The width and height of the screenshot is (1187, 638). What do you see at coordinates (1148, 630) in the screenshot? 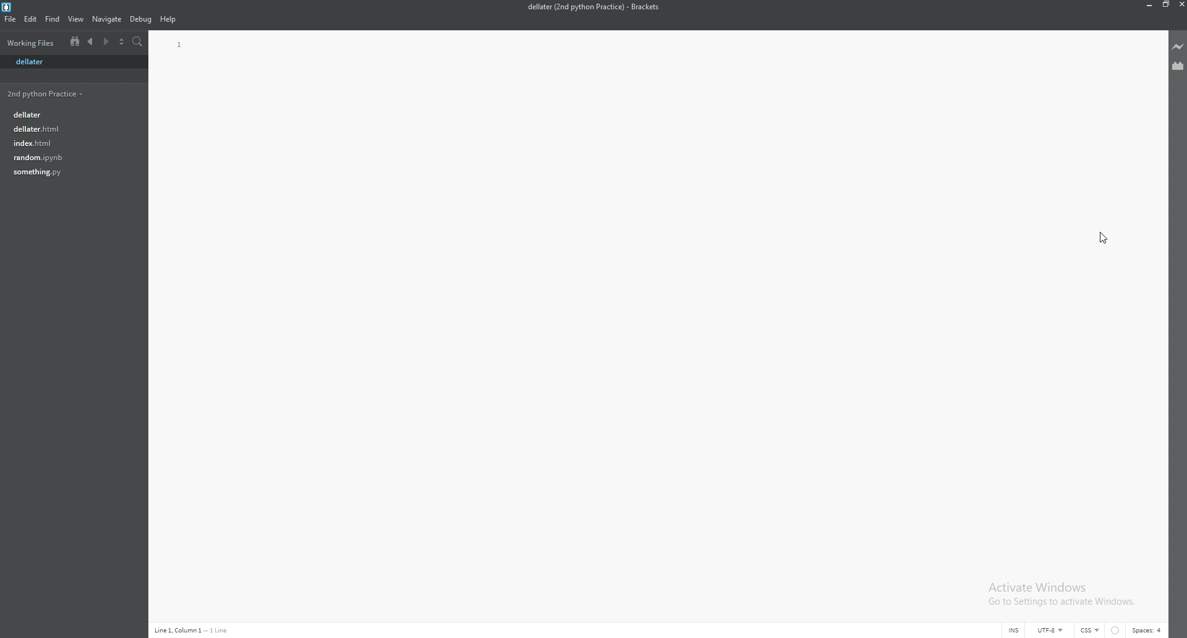
I see `spaces` at bounding box center [1148, 630].